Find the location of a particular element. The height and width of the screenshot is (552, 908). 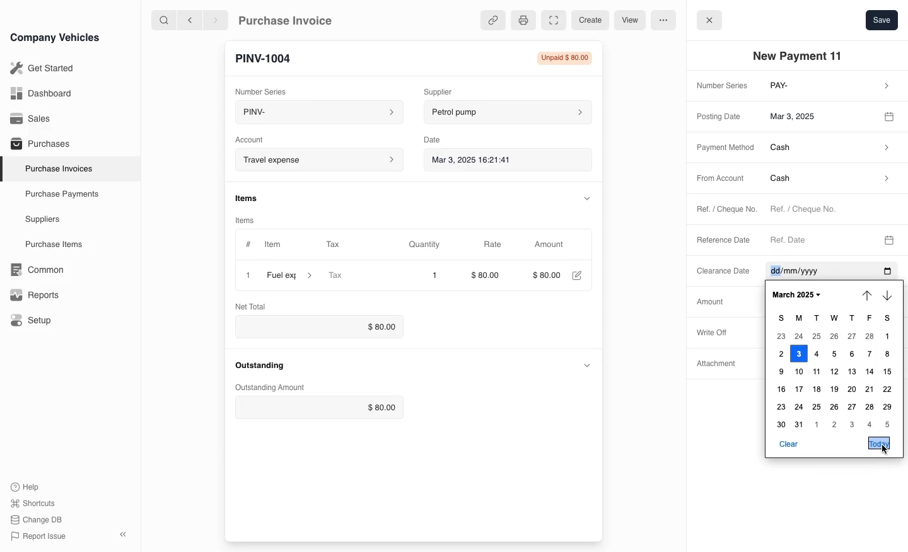

Purchases is located at coordinates (37, 145).